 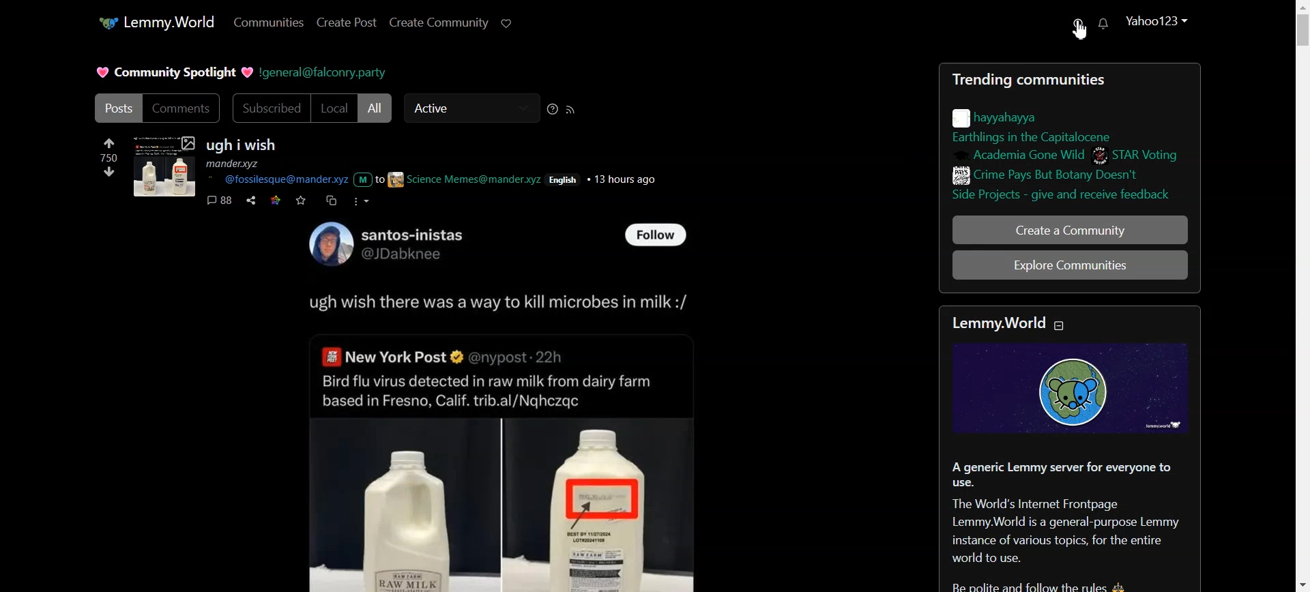 I want to click on Search, so click(x=1079, y=29).